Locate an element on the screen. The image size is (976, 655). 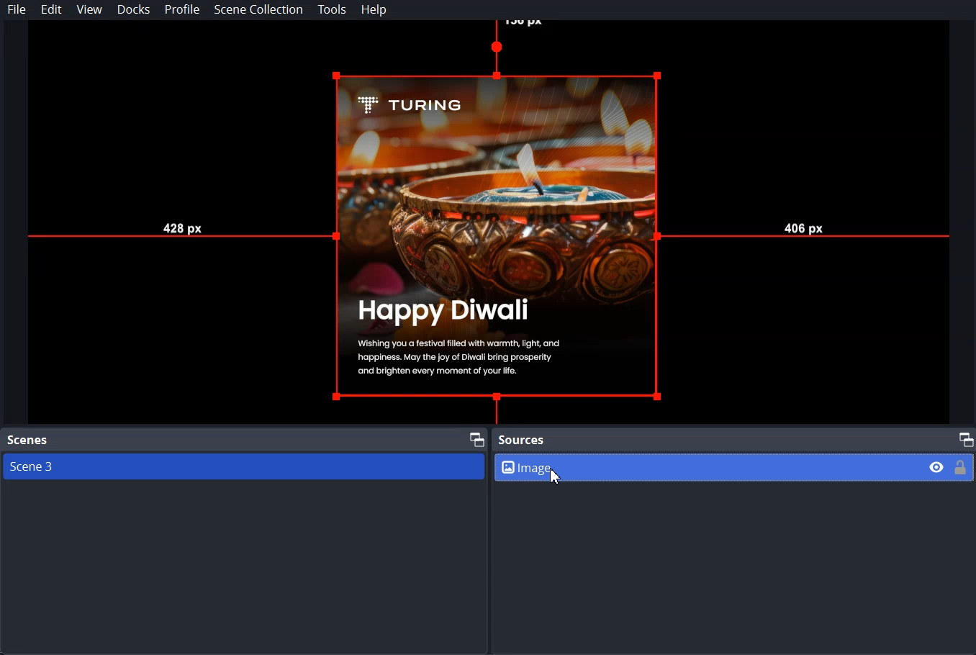
Help is located at coordinates (374, 10).